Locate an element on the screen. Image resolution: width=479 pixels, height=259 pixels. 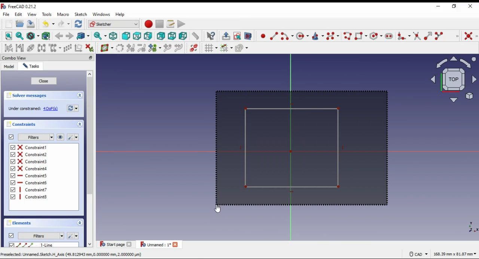
filter is located at coordinates (36, 137).